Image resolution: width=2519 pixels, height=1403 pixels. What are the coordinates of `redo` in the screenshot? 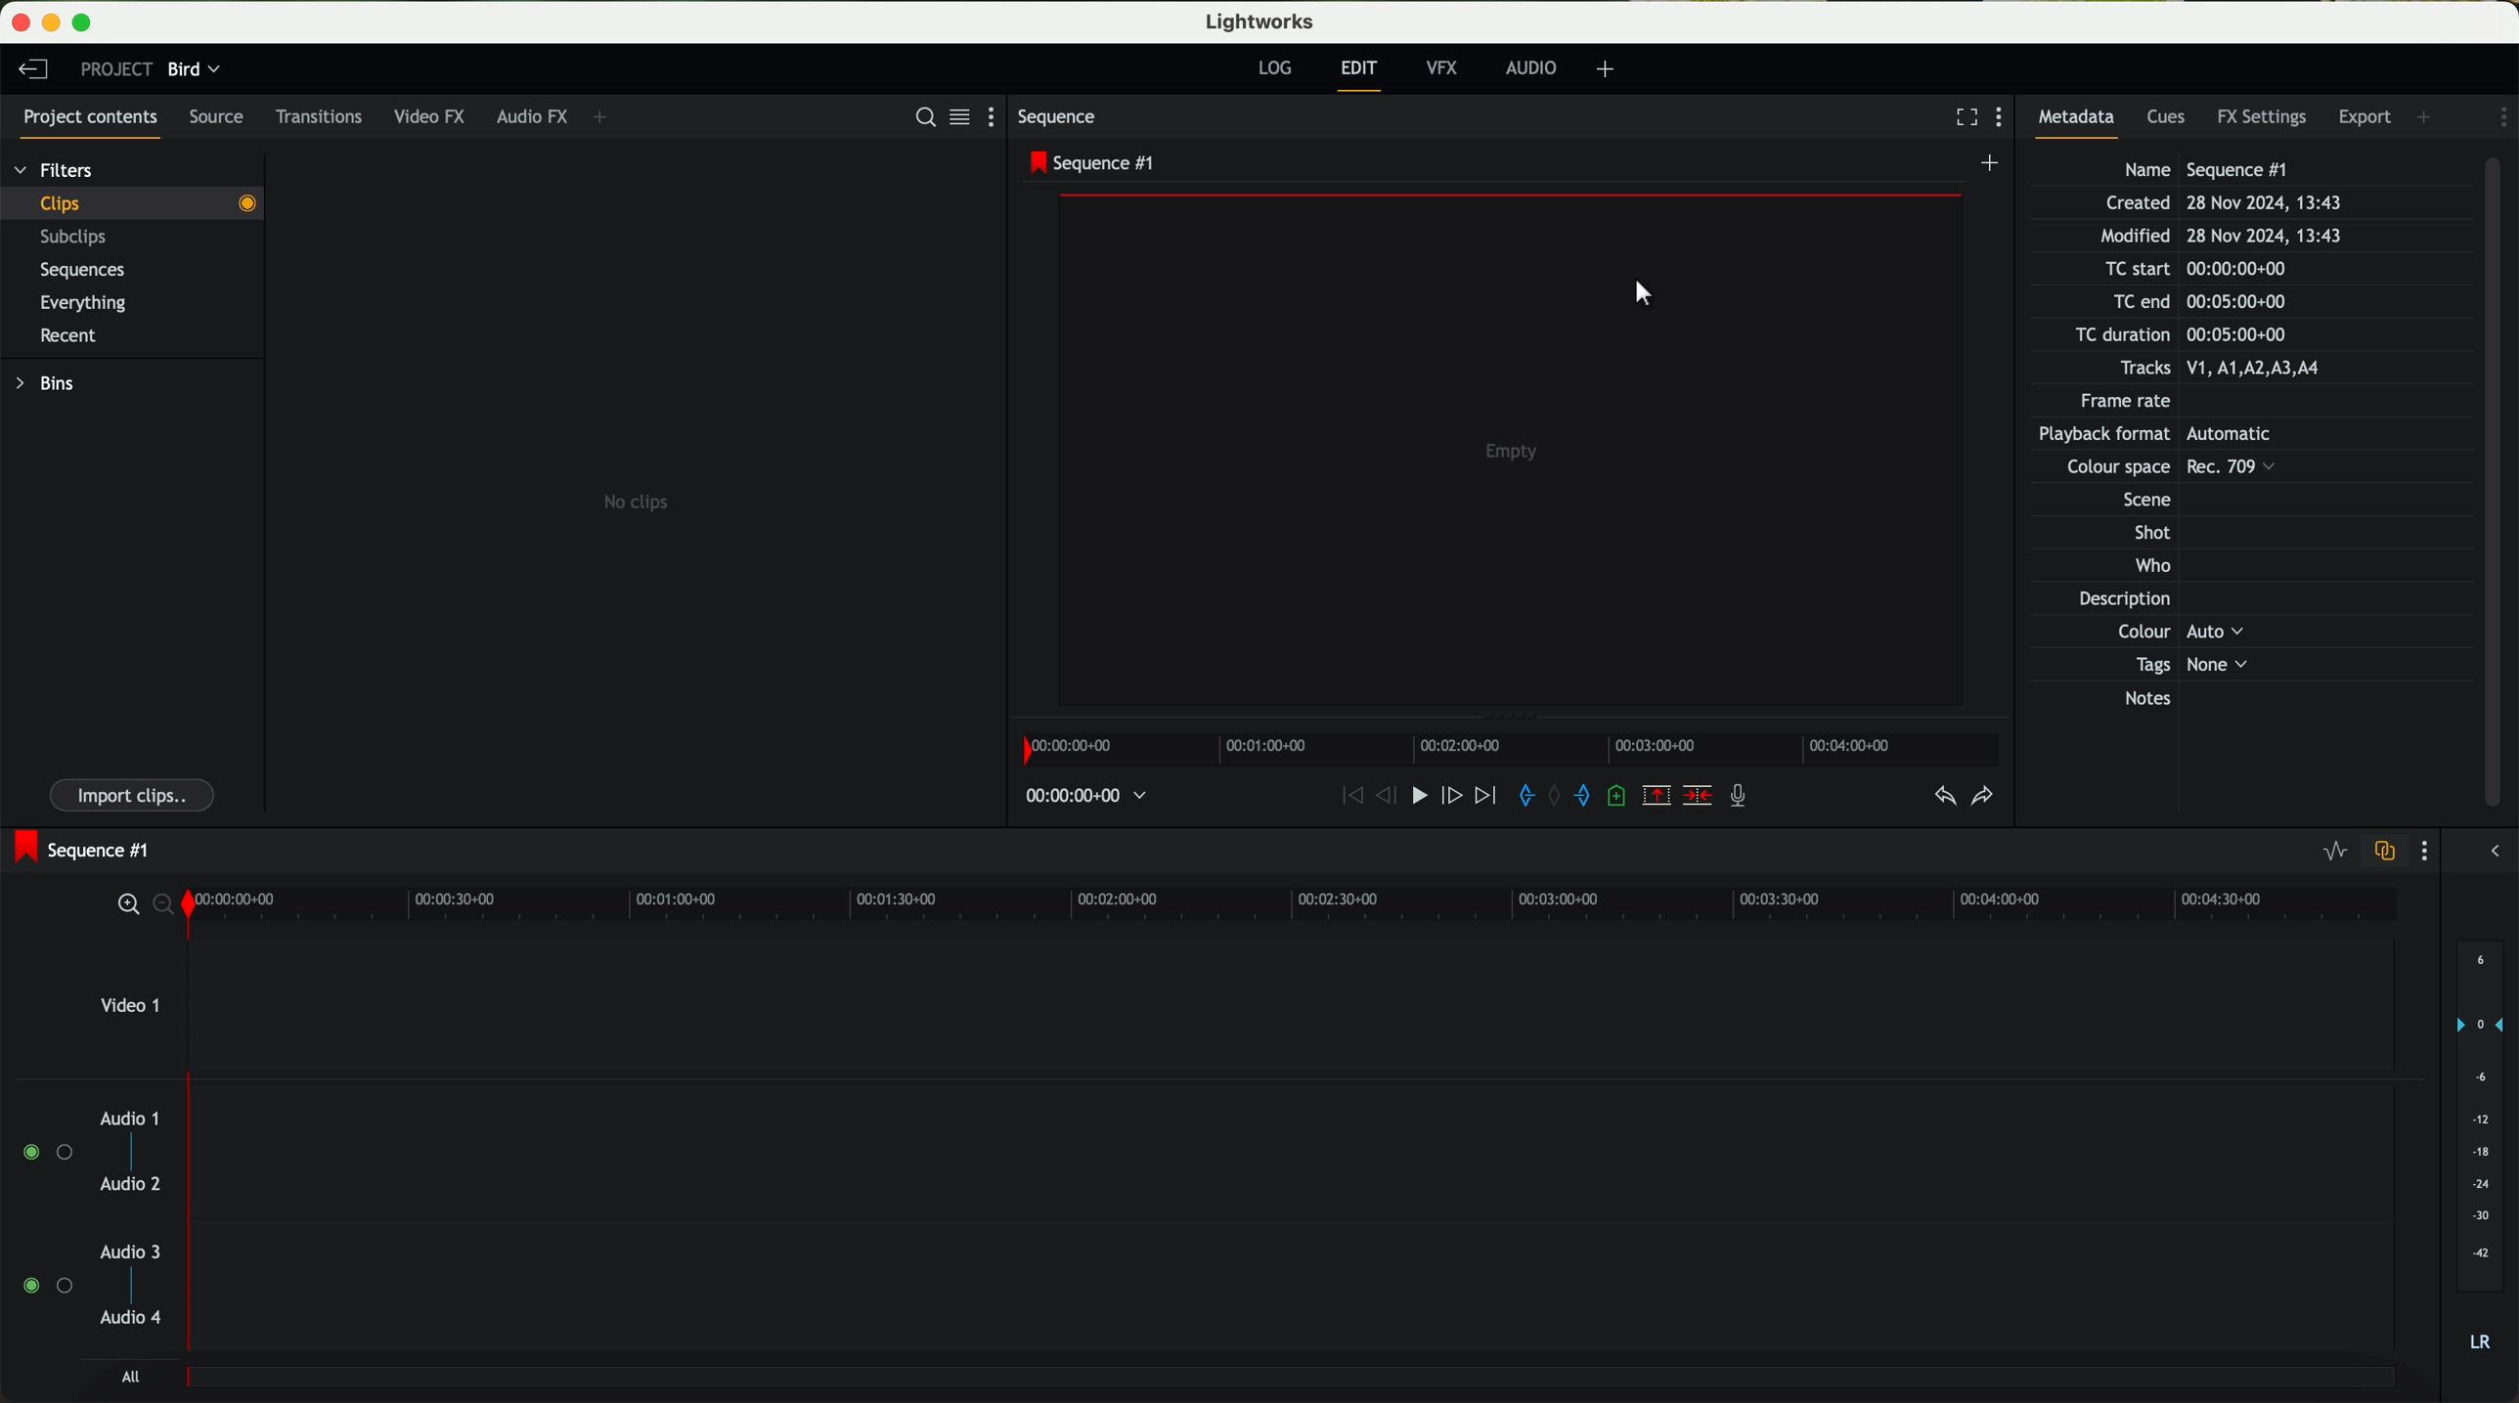 It's located at (1985, 796).